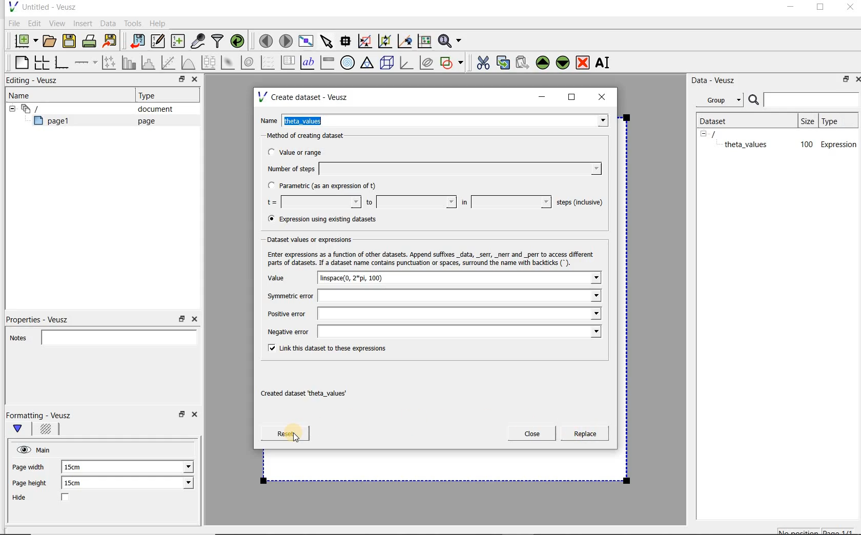 The image size is (861, 535). What do you see at coordinates (424, 40) in the screenshot?
I see `click to reset graph axes` at bounding box center [424, 40].